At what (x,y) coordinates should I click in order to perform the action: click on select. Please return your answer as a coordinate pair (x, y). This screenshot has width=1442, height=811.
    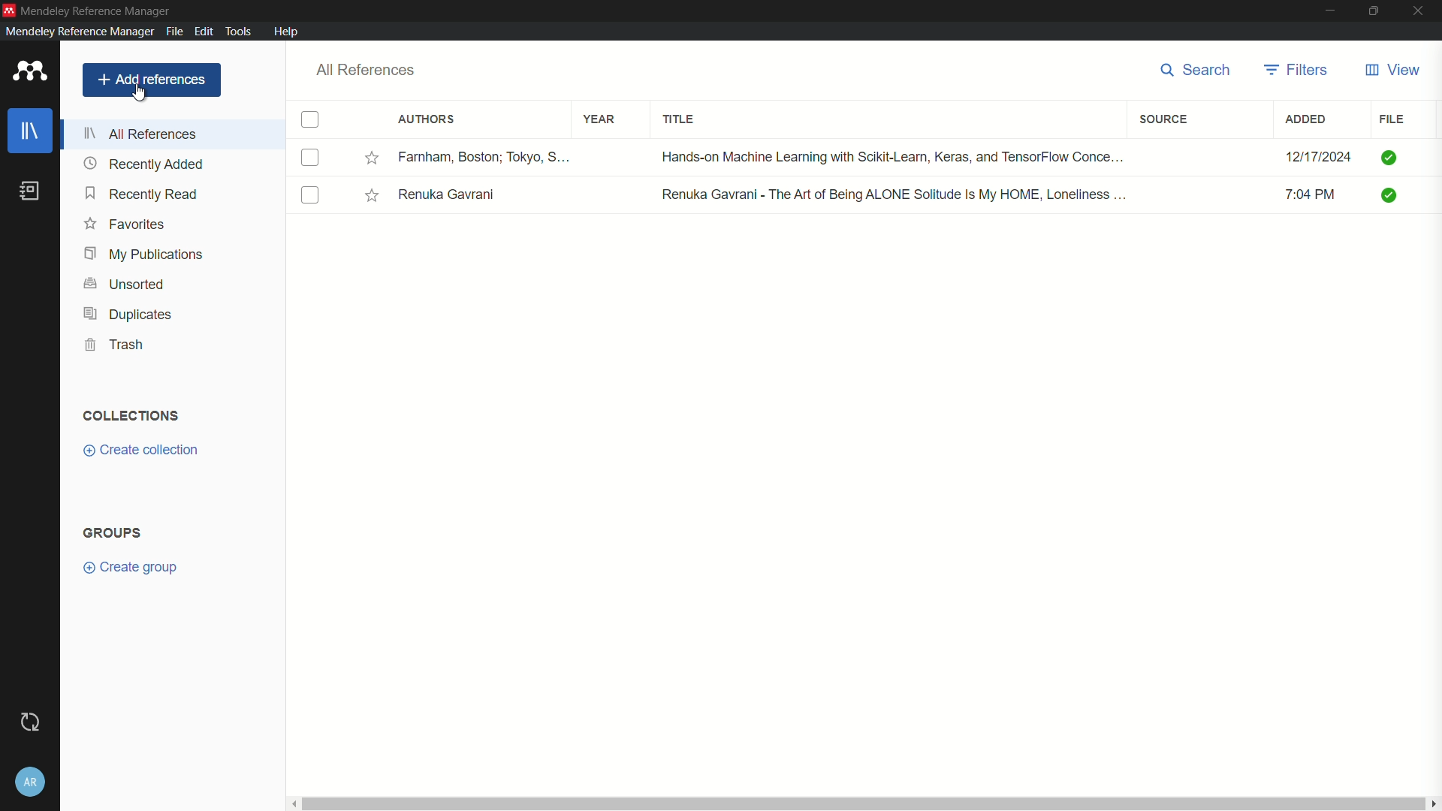
    Looking at the image, I should click on (311, 196).